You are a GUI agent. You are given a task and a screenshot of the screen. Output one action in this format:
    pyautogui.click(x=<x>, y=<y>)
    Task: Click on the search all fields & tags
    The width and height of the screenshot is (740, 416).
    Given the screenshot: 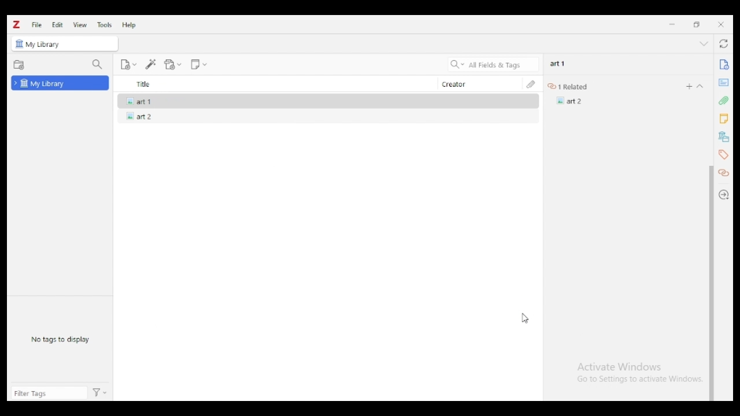 What is the action you would take?
    pyautogui.click(x=494, y=64)
    